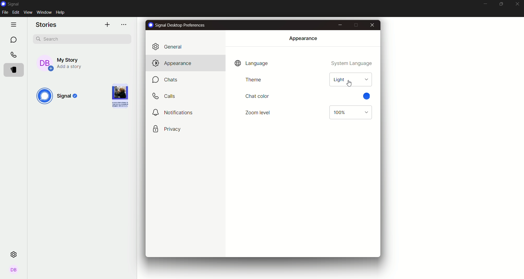  What do you see at coordinates (83, 38) in the screenshot?
I see `search bar` at bounding box center [83, 38].